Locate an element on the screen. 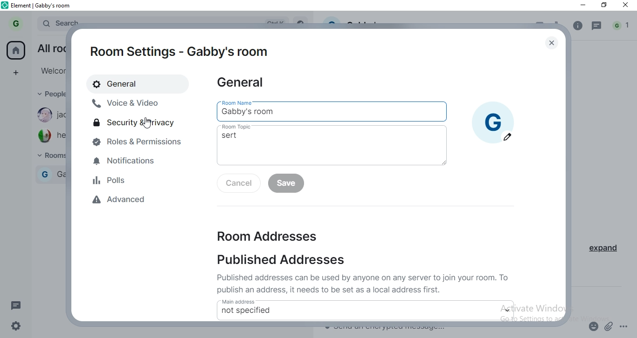 This screenshot has height=338, width=637. polls is located at coordinates (130, 183).